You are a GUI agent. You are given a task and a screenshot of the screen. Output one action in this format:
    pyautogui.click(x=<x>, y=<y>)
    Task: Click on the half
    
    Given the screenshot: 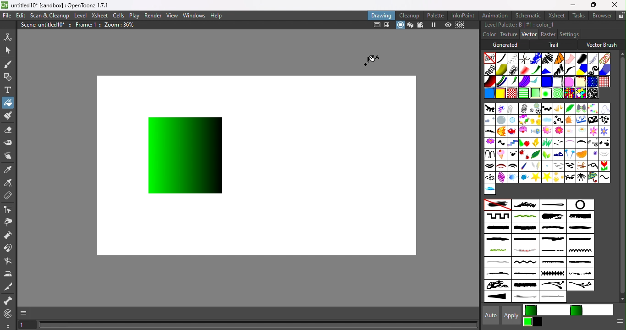 What is the action you would take?
    pyautogui.click(x=569, y=143)
    